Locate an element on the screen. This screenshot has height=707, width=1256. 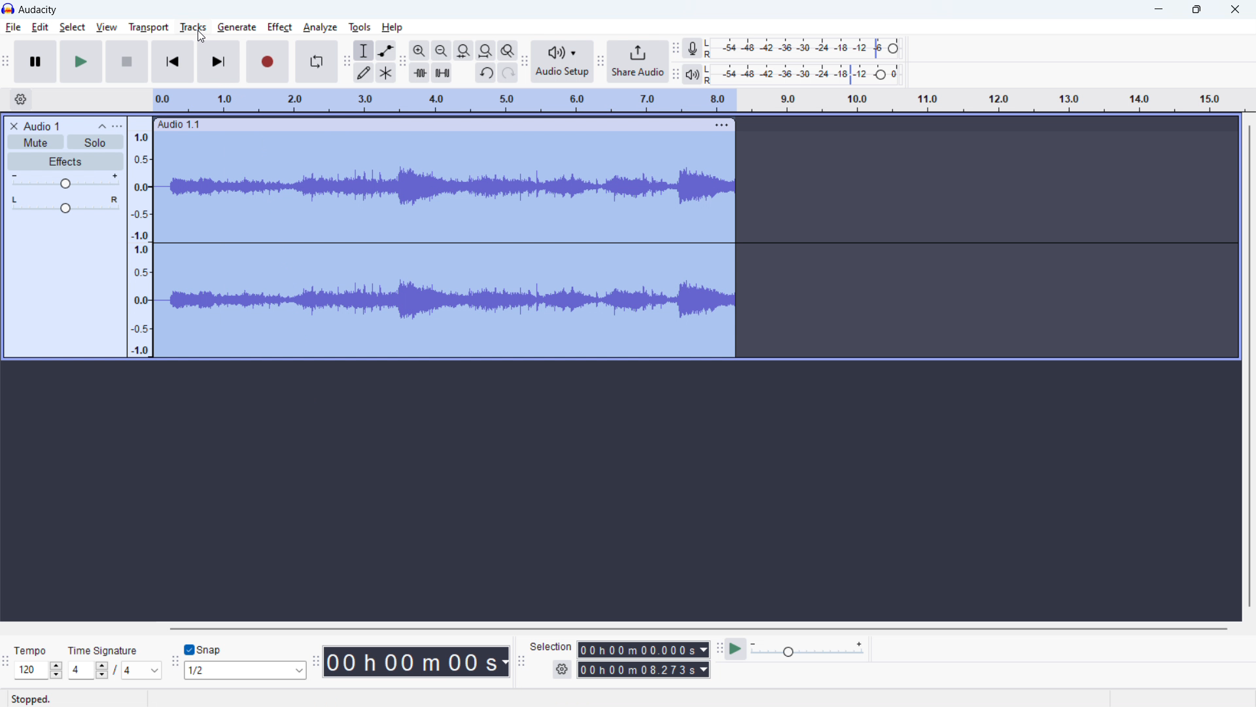
delete track is located at coordinates (12, 125).